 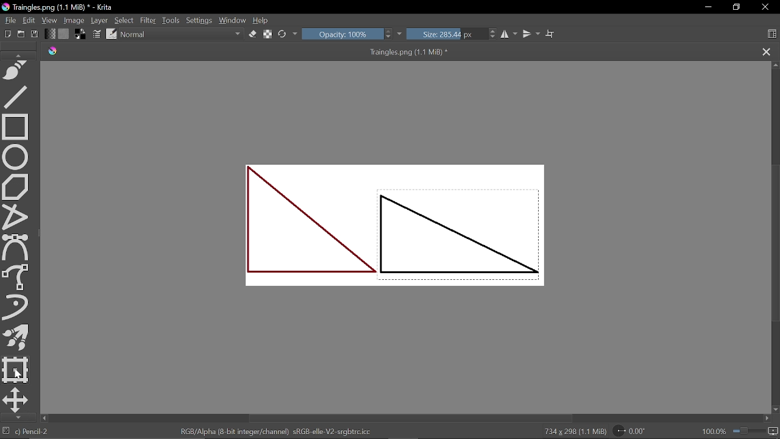 What do you see at coordinates (408, 229) in the screenshot?
I see `Two triangles` at bounding box center [408, 229].